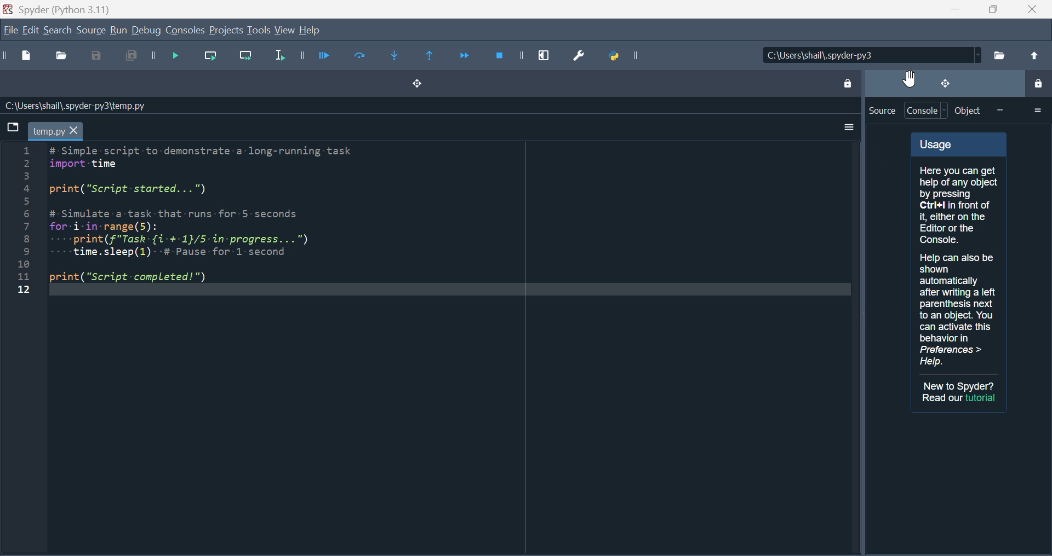 The width and height of the screenshot is (1052, 556). I want to click on Spyder, so click(66, 8).